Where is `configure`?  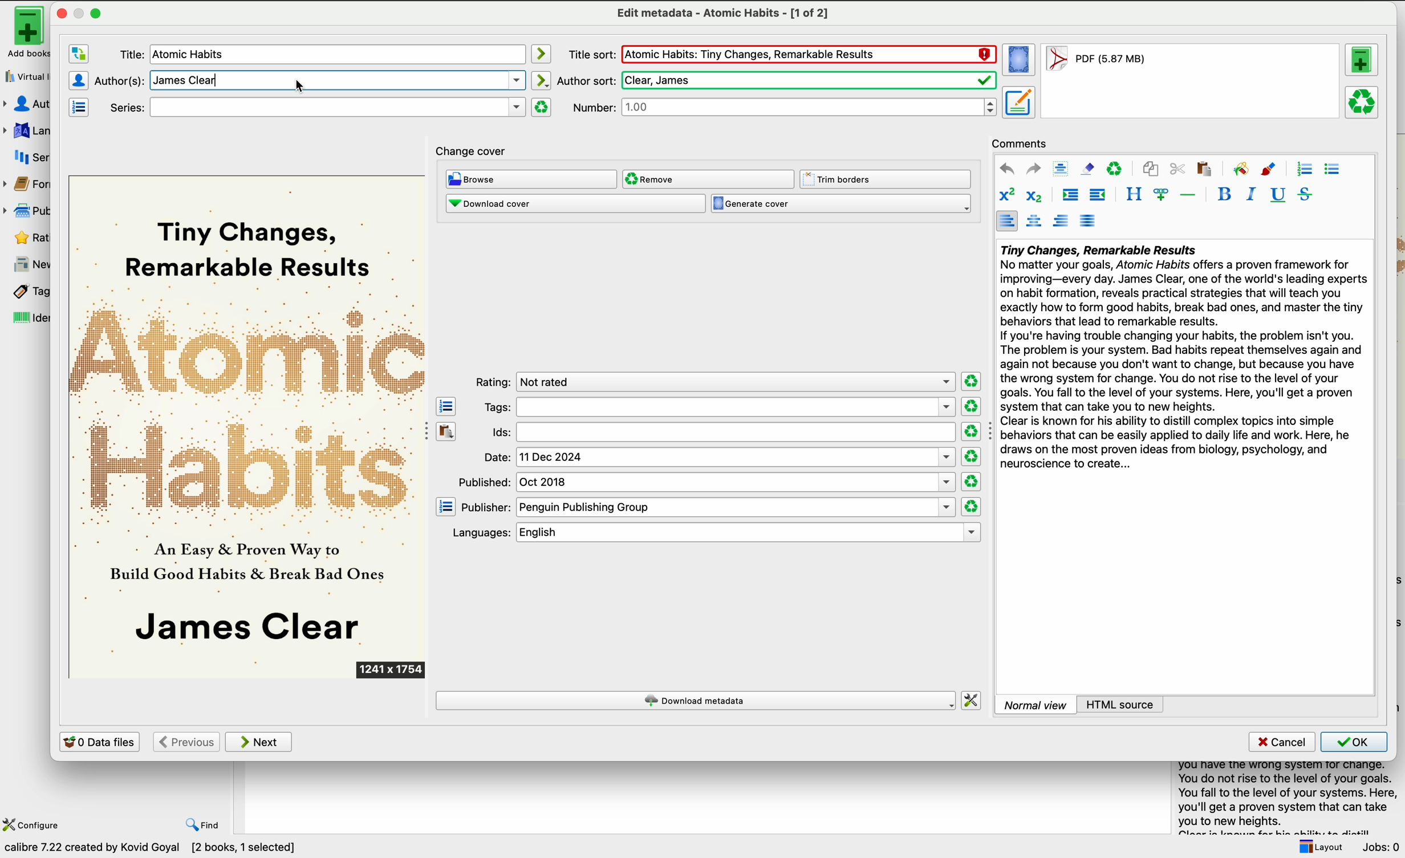 configure is located at coordinates (34, 824).